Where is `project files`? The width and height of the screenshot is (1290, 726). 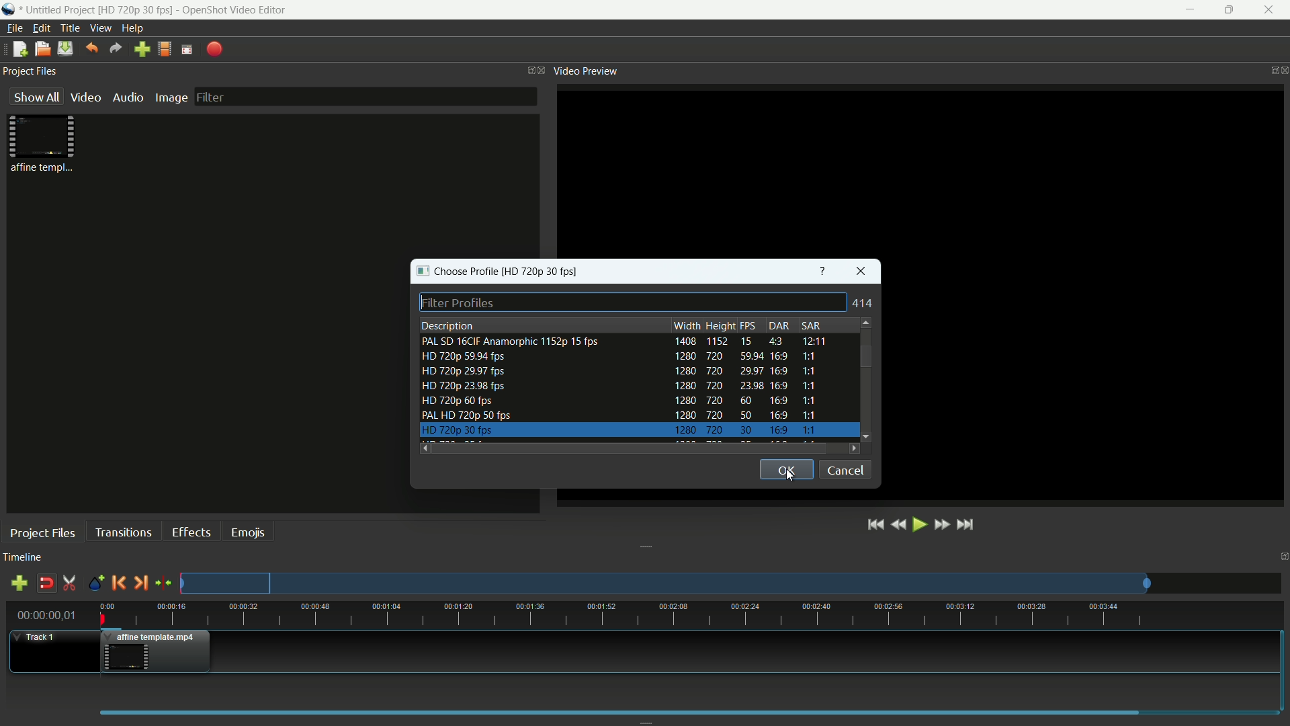
project files is located at coordinates (30, 71).